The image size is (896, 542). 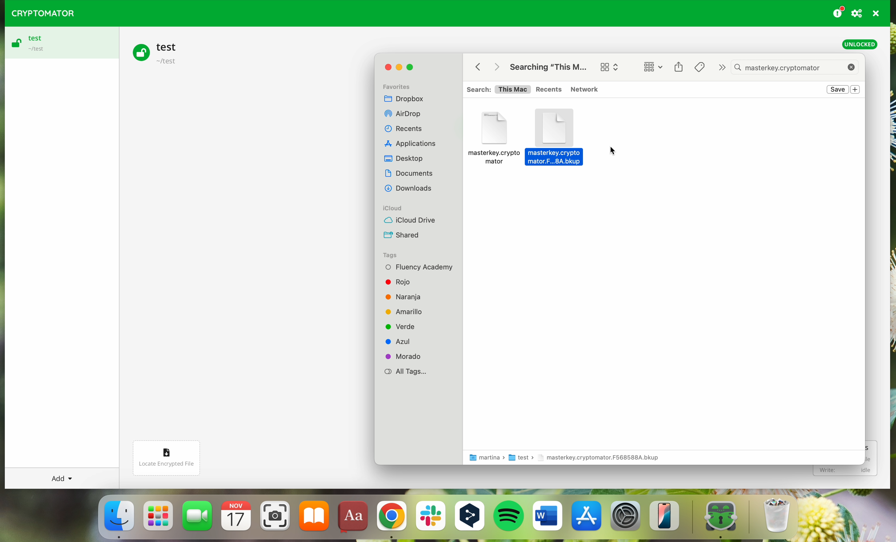 I want to click on This Mac, so click(x=513, y=90).